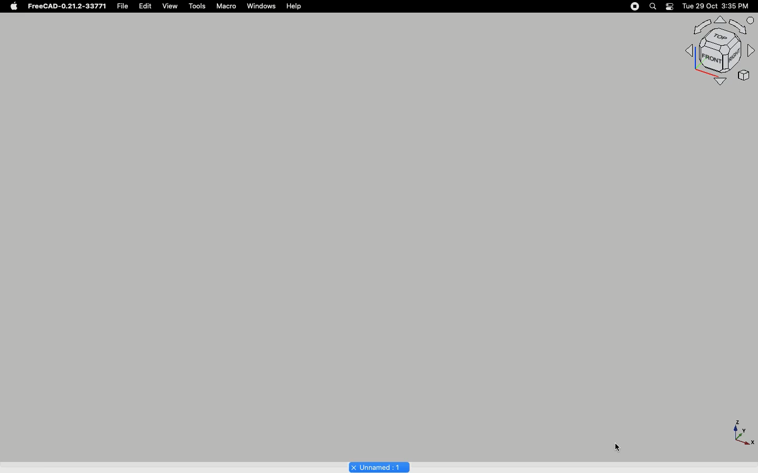 Image resolution: width=758 pixels, height=473 pixels. What do you see at coordinates (717, 54) in the screenshot?
I see `Visualizer` at bounding box center [717, 54].